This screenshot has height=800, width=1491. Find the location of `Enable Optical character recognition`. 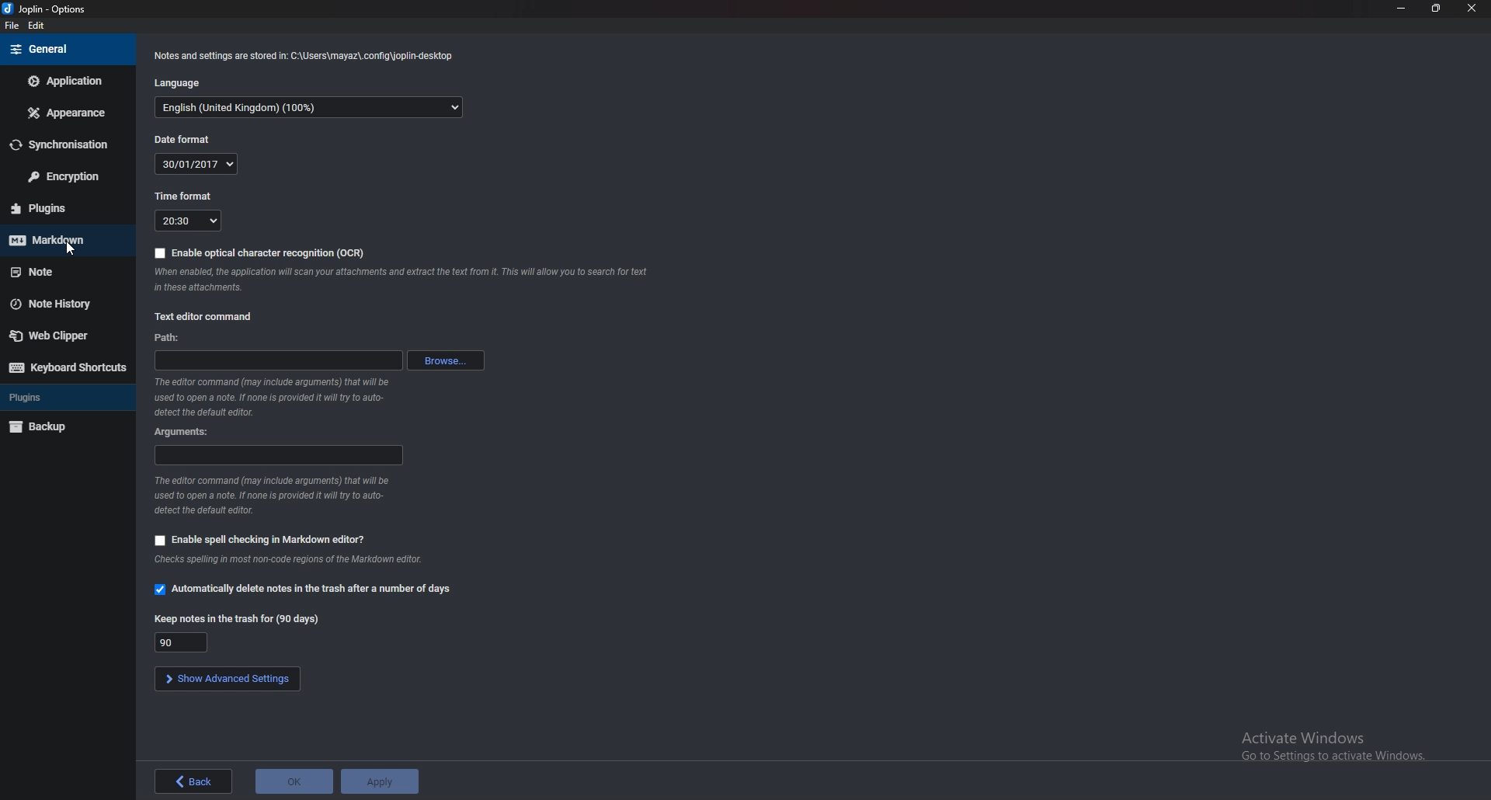

Enable Optical character recognition is located at coordinates (260, 252).